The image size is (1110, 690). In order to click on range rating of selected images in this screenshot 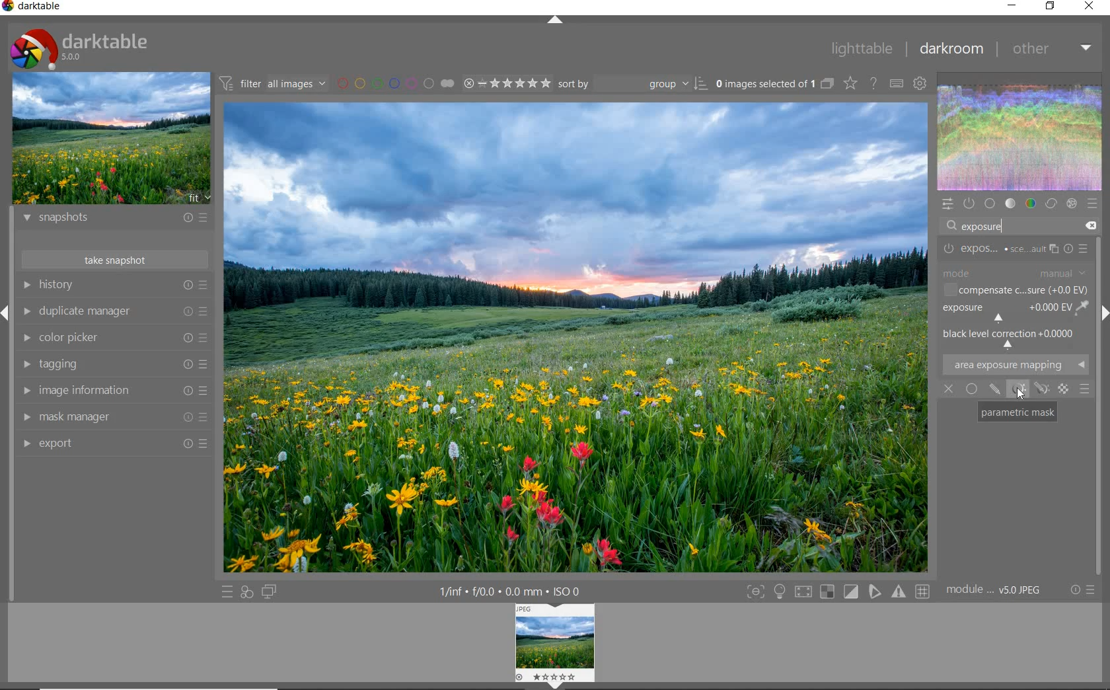, I will do `click(509, 85)`.